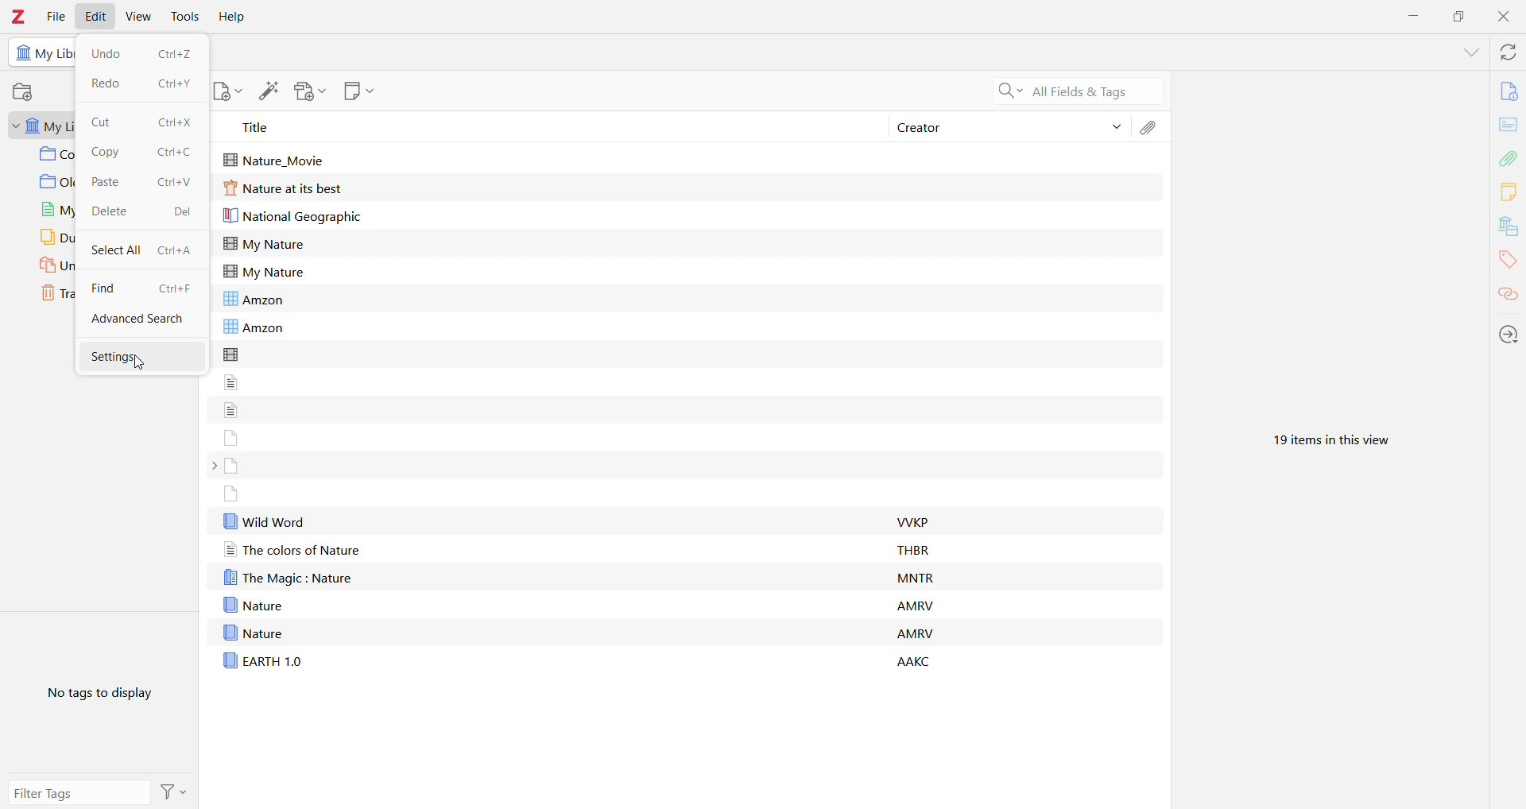  I want to click on Filter Tags, so click(80, 793).